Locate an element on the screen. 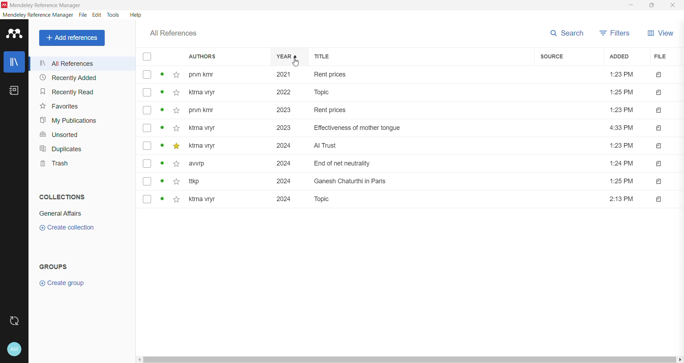 This screenshot has height=363, width=684. end of net neutrality is located at coordinates (345, 164).